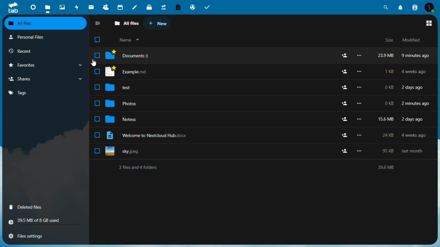  Describe the element at coordinates (97, 87) in the screenshot. I see `select` at that location.